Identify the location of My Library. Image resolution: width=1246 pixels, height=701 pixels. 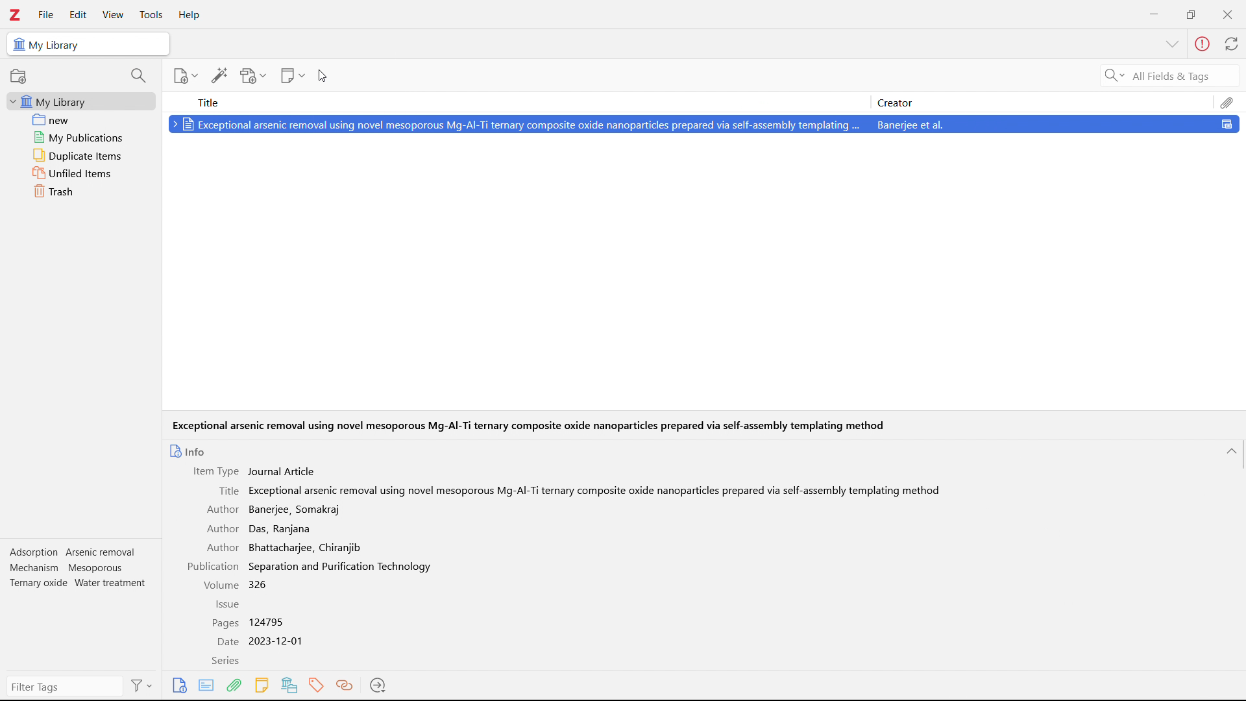
(89, 44).